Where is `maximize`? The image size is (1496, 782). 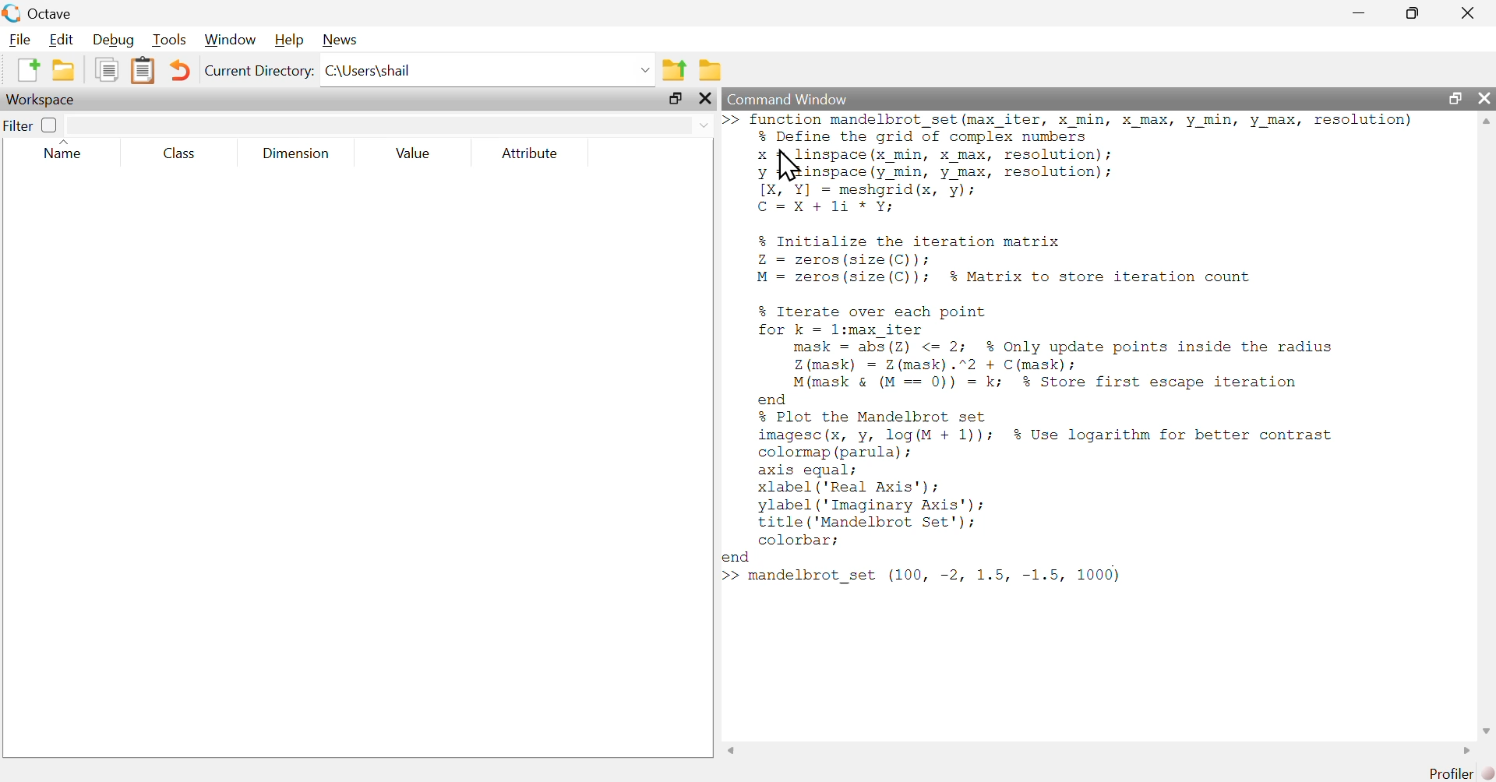 maximize is located at coordinates (675, 100).